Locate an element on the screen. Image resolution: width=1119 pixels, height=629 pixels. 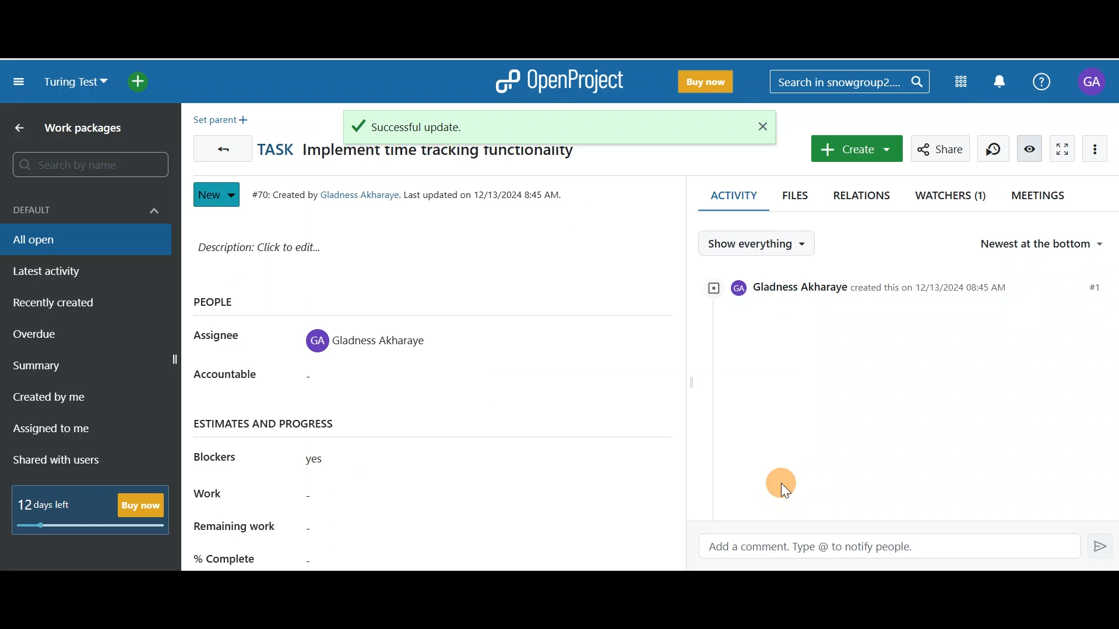
Collapse project menu is located at coordinates (20, 83).